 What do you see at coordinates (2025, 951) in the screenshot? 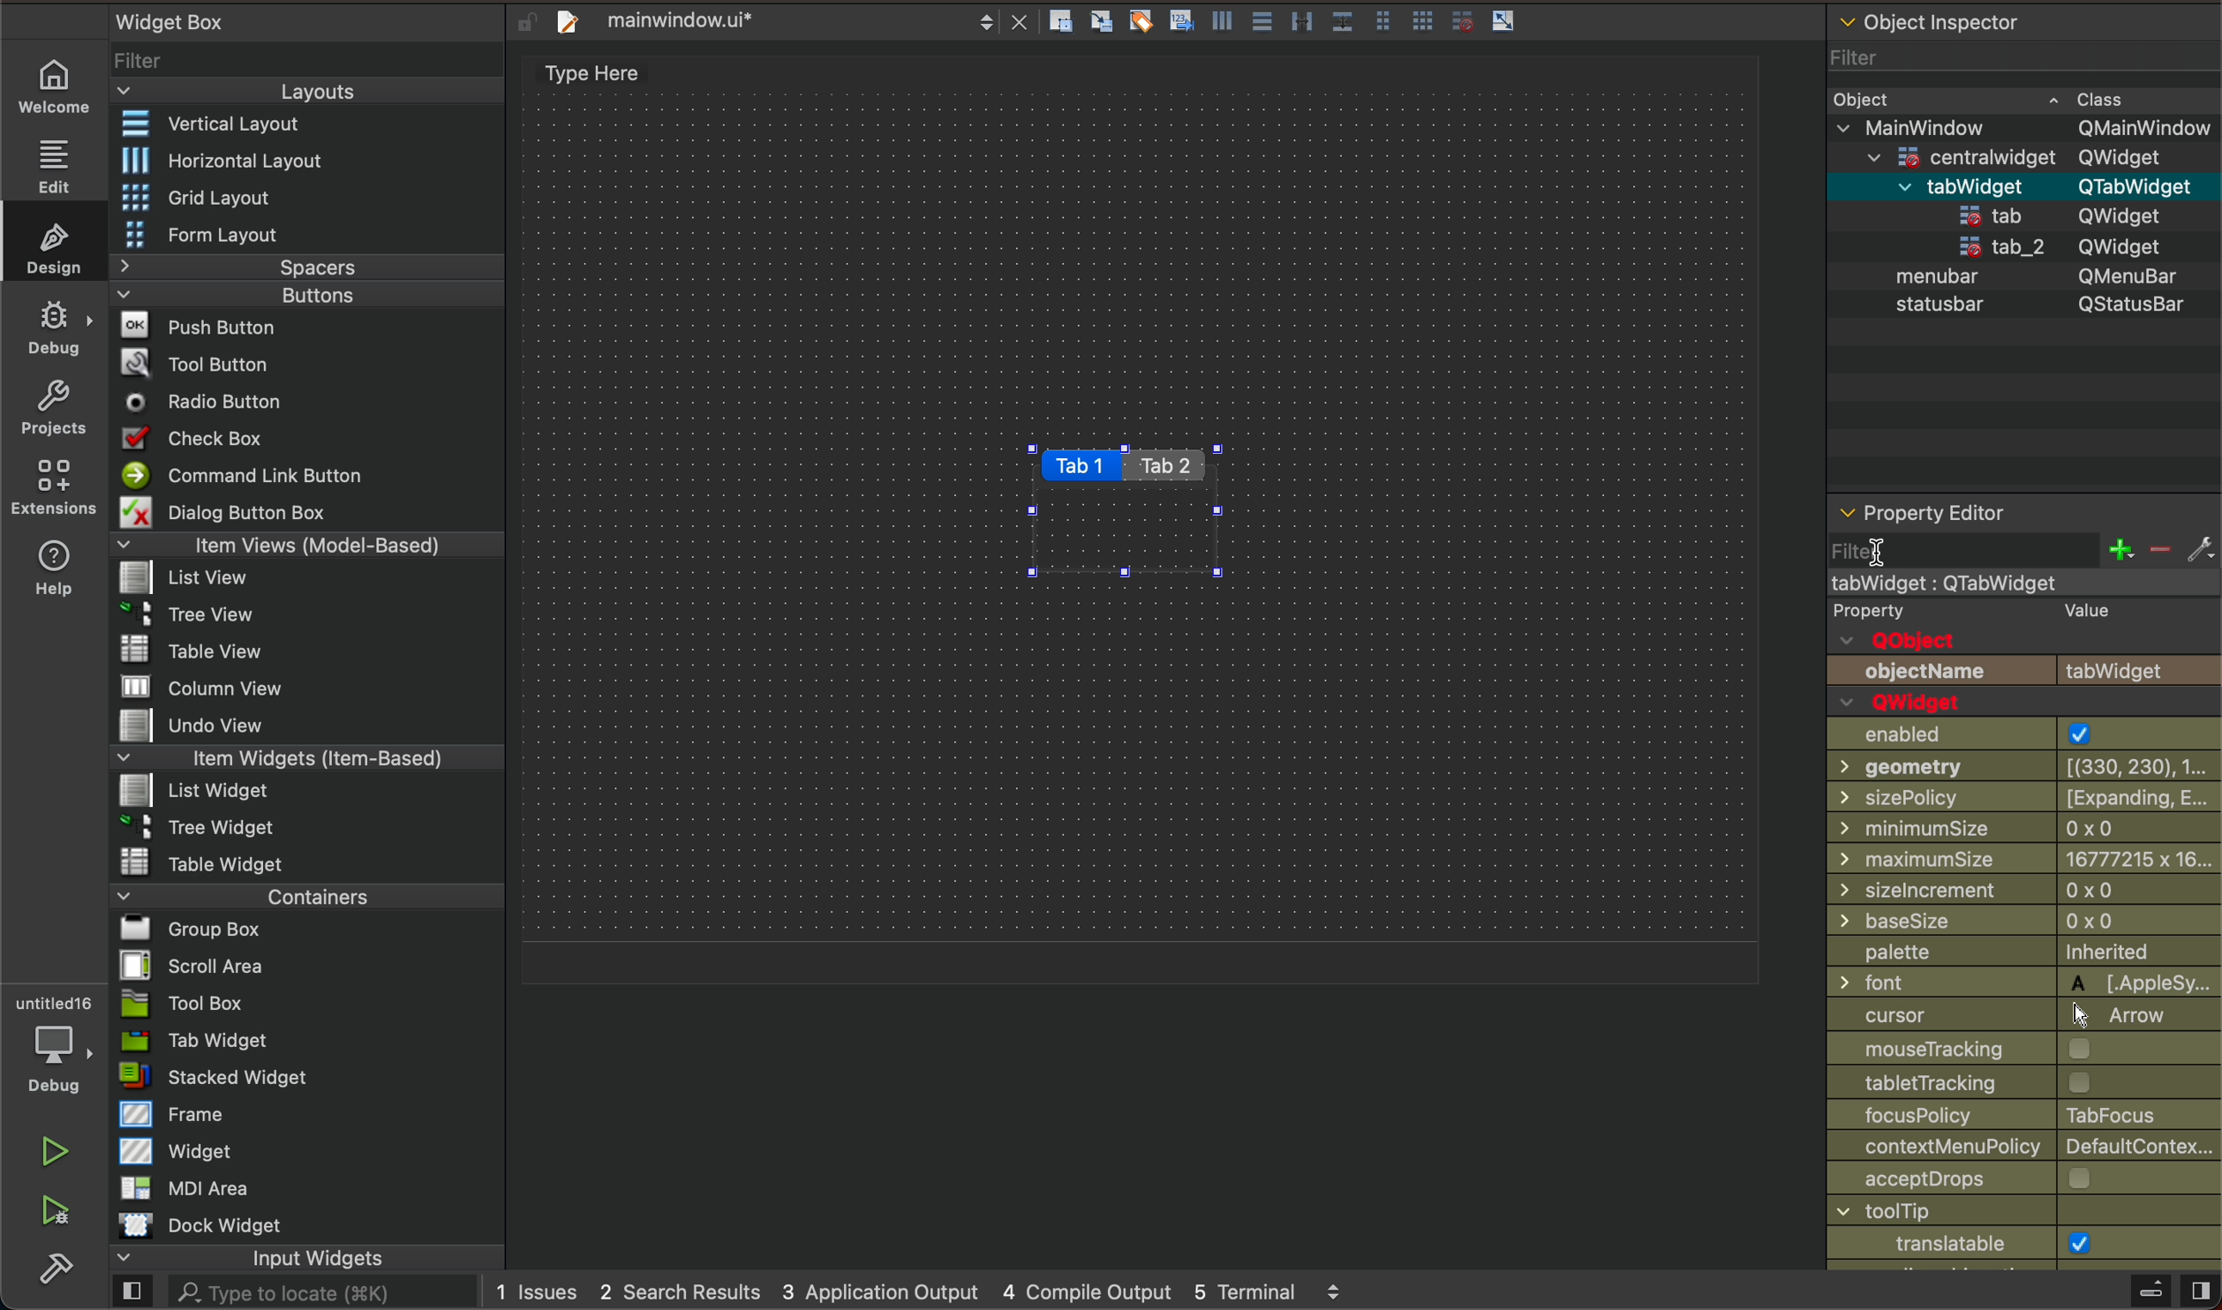
I see `palette` at bounding box center [2025, 951].